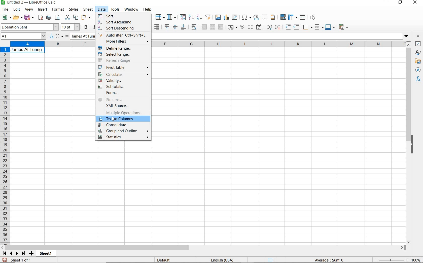 The height and width of the screenshot is (263, 423). I want to click on save, so click(29, 17).